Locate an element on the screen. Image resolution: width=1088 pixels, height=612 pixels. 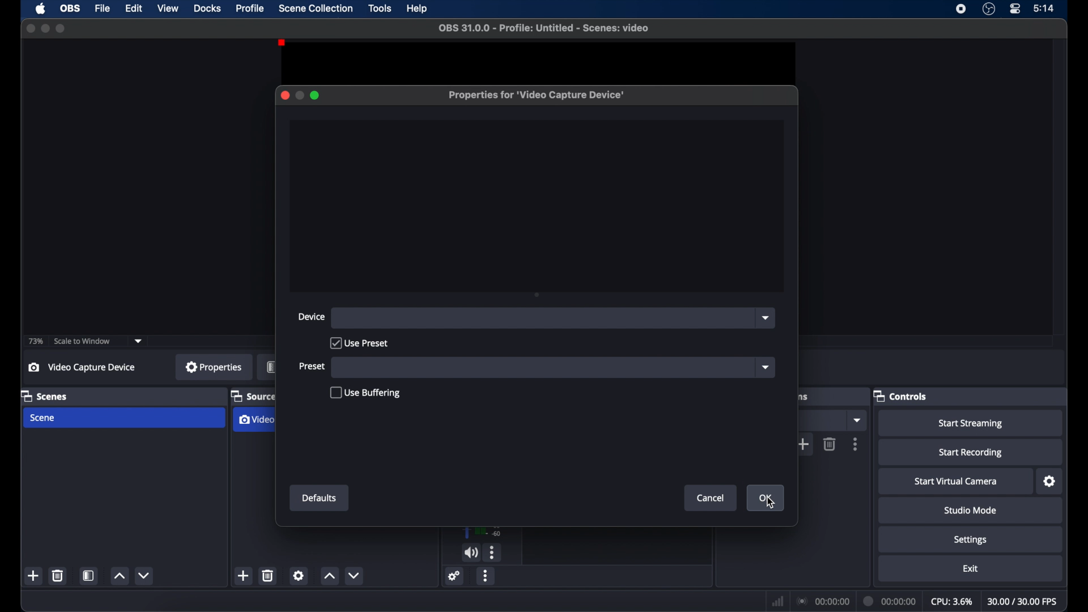
studio mode is located at coordinates (971, 511).